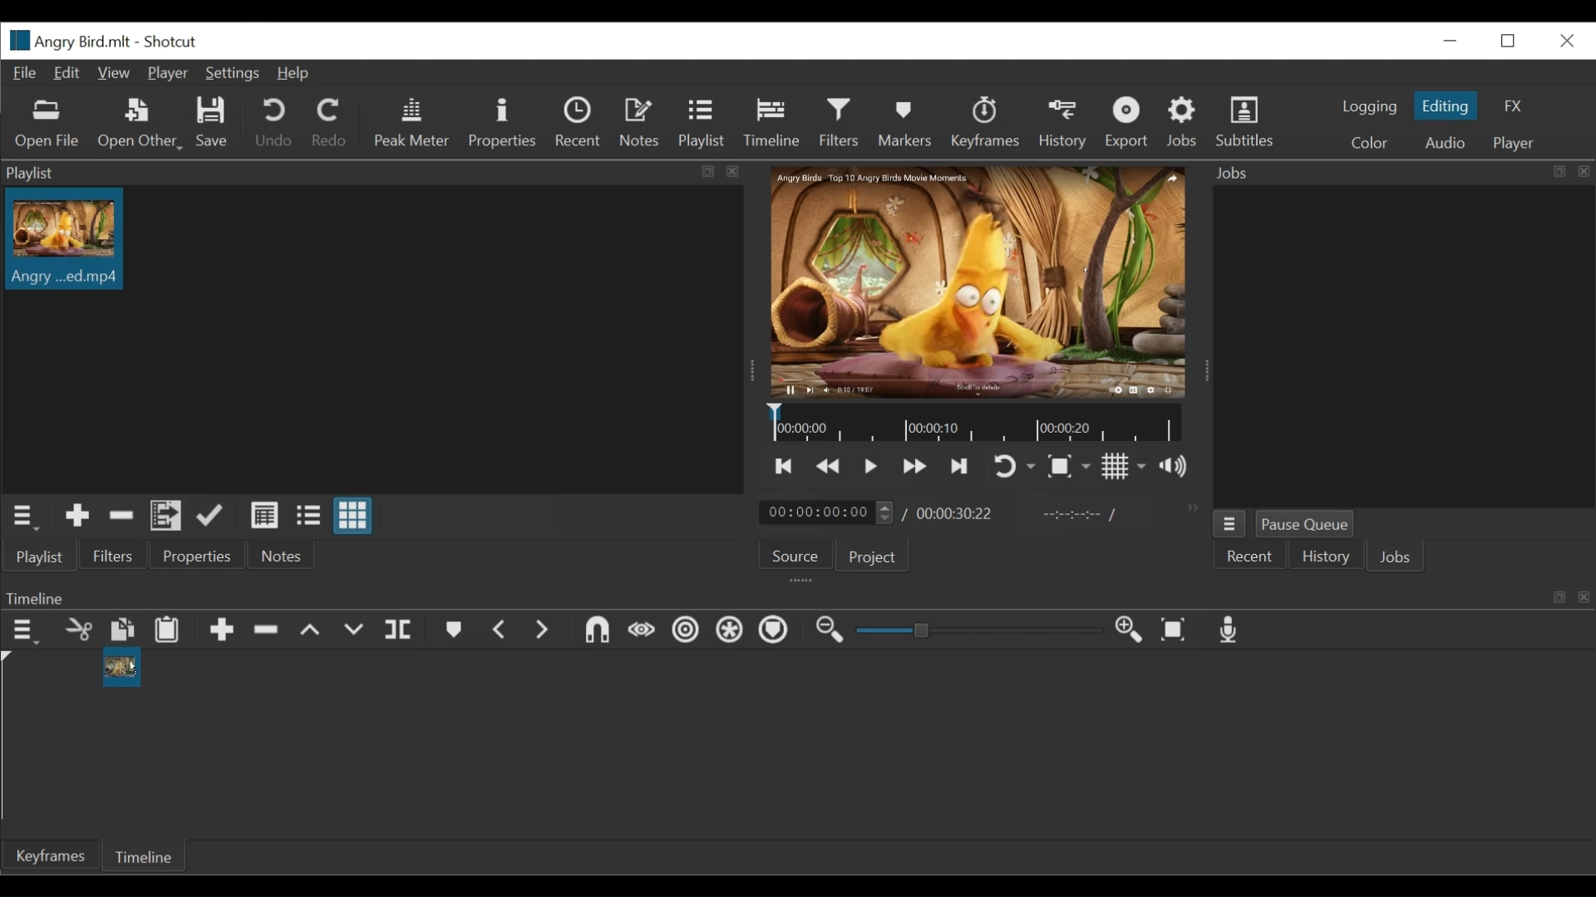  What do you see at coordinates (137, 124) in the screenshot?
I see `Open Other File` at bounding box center [137, 124].